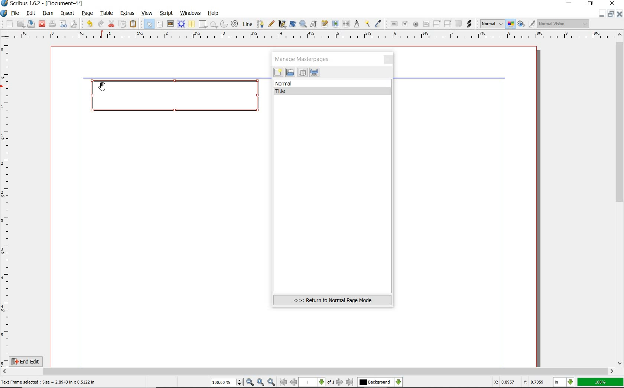 The height and width of the screenshot is (388, 624). Describe the element at coordinates (380, 382) in the screenshot. I see `Background` at that location.